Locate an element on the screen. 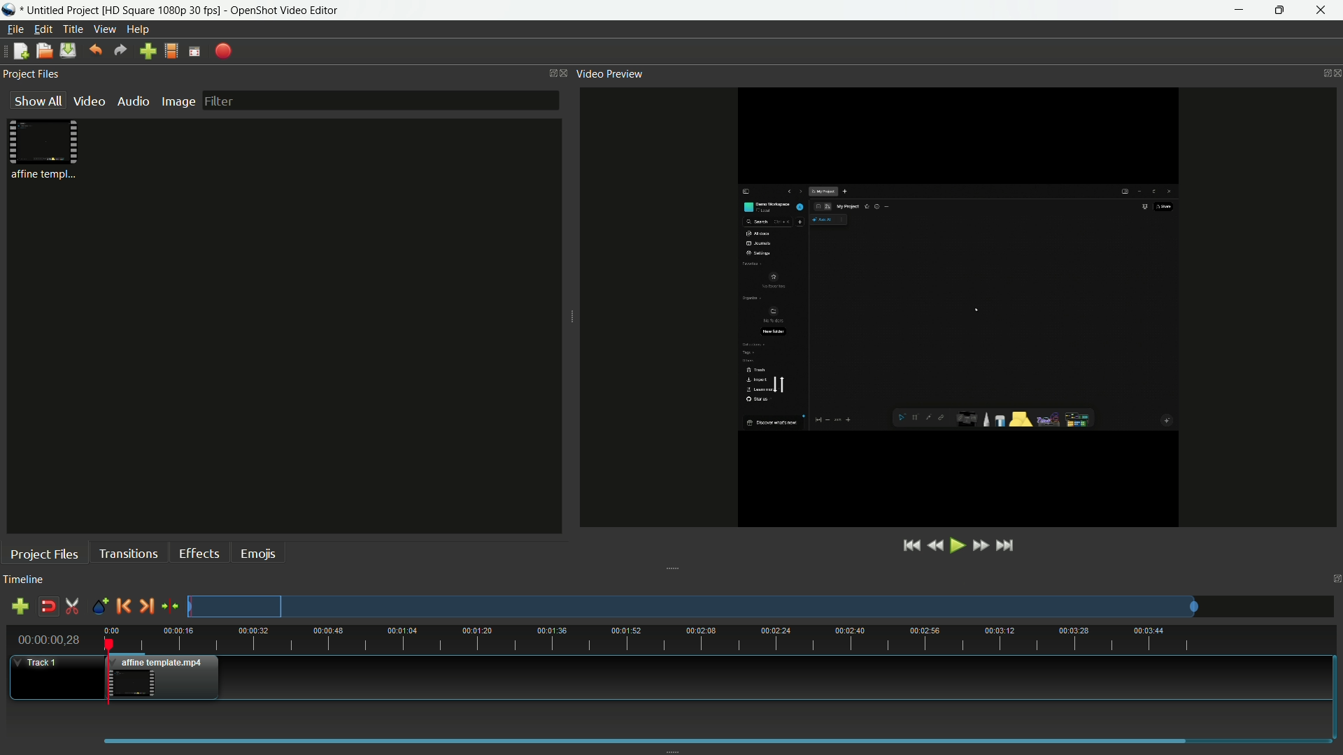 The width and height of the screenshot is (1343, 755). audio is located at coordinates (135, 101).